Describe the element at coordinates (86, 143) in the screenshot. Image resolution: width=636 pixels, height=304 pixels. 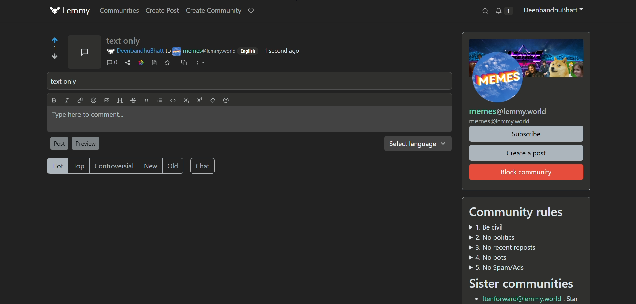
I see `preview` at that location.